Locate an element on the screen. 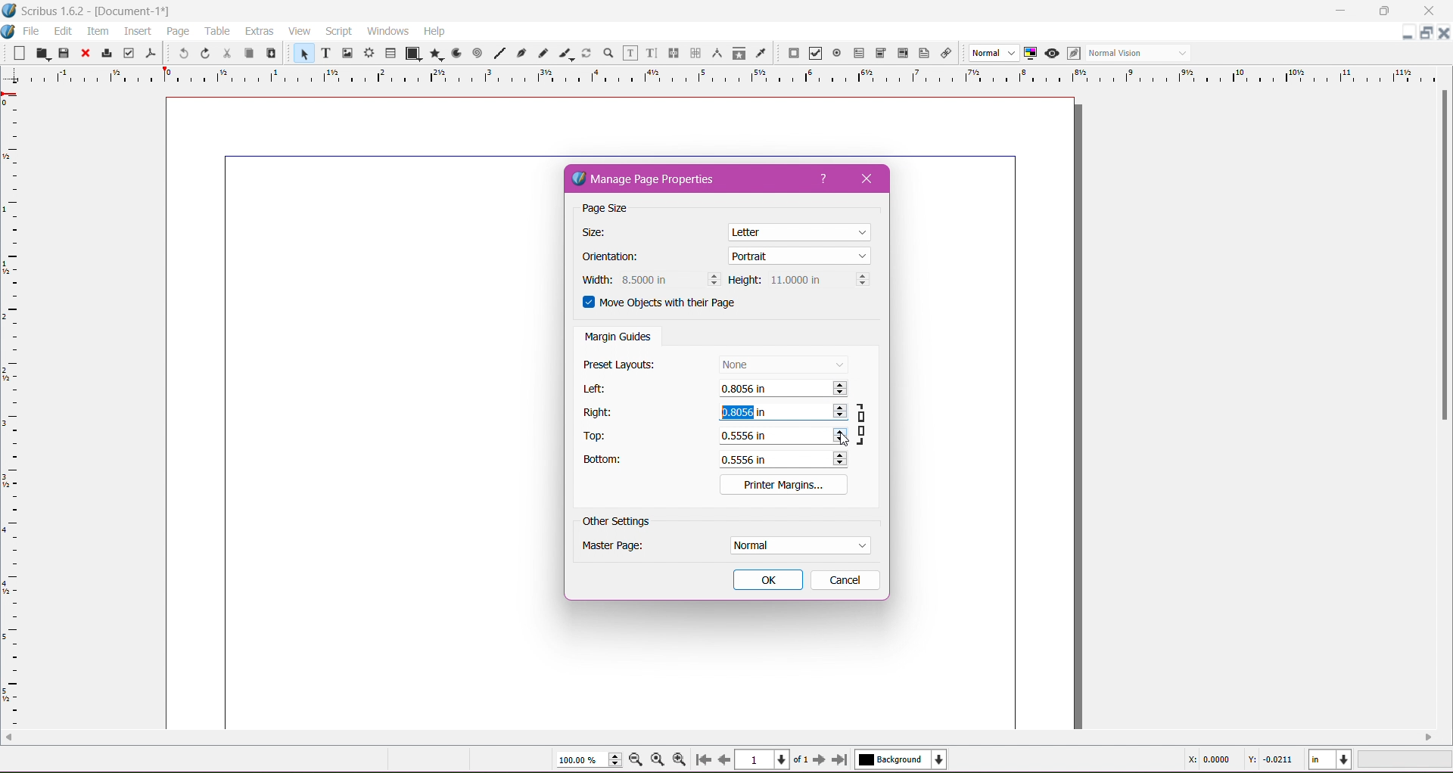 Image resolution: width=1453 pixels, height=773 pixels. Zoom In by the stepping value in Tools preferences is located at coordinates (678, 758).